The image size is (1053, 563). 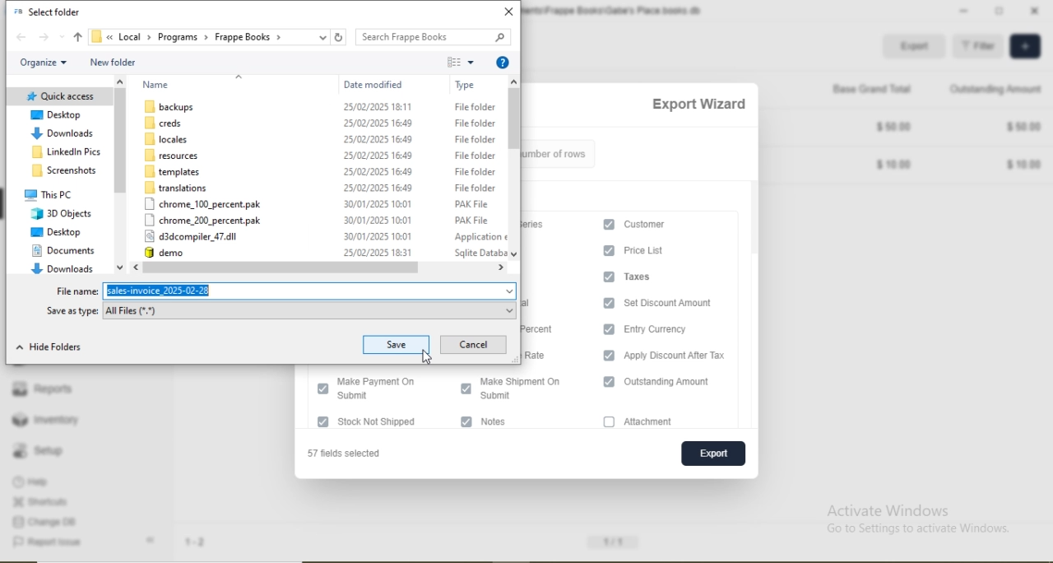 What do you see at coordinates (206, 204) in the screenshot?
I see `chrome_100_percent.pak` at bounding box center [206, 204].